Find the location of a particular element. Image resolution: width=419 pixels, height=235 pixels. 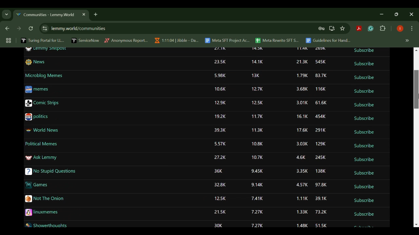

ServiceNow is located at coordinates (85, 40).